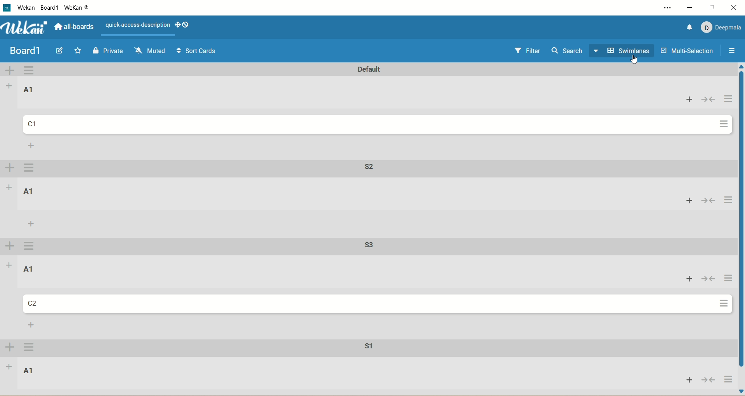  Describe the element at coordinates (10, 84) in the screenshot. I see `add` at that location.